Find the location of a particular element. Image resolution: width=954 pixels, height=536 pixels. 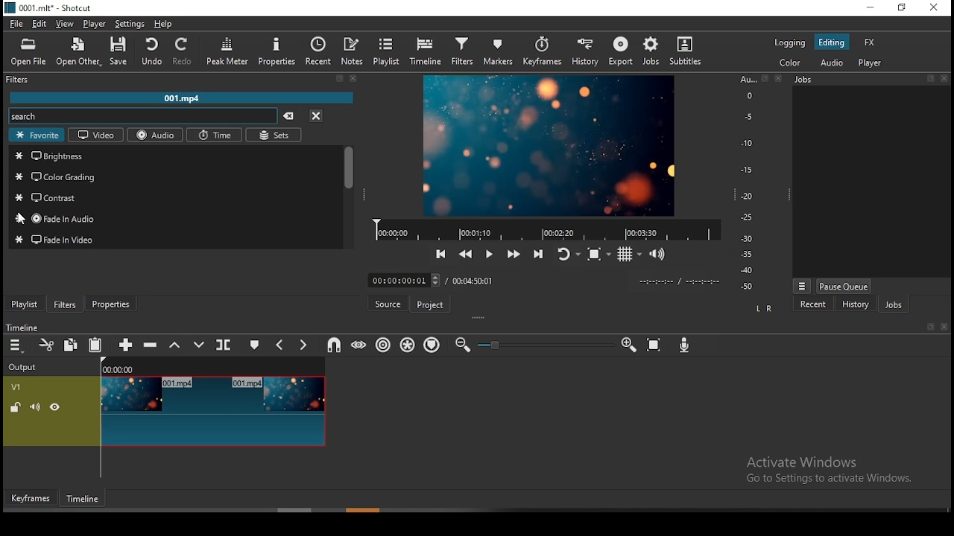

settings is located at coordinates (129, 25).